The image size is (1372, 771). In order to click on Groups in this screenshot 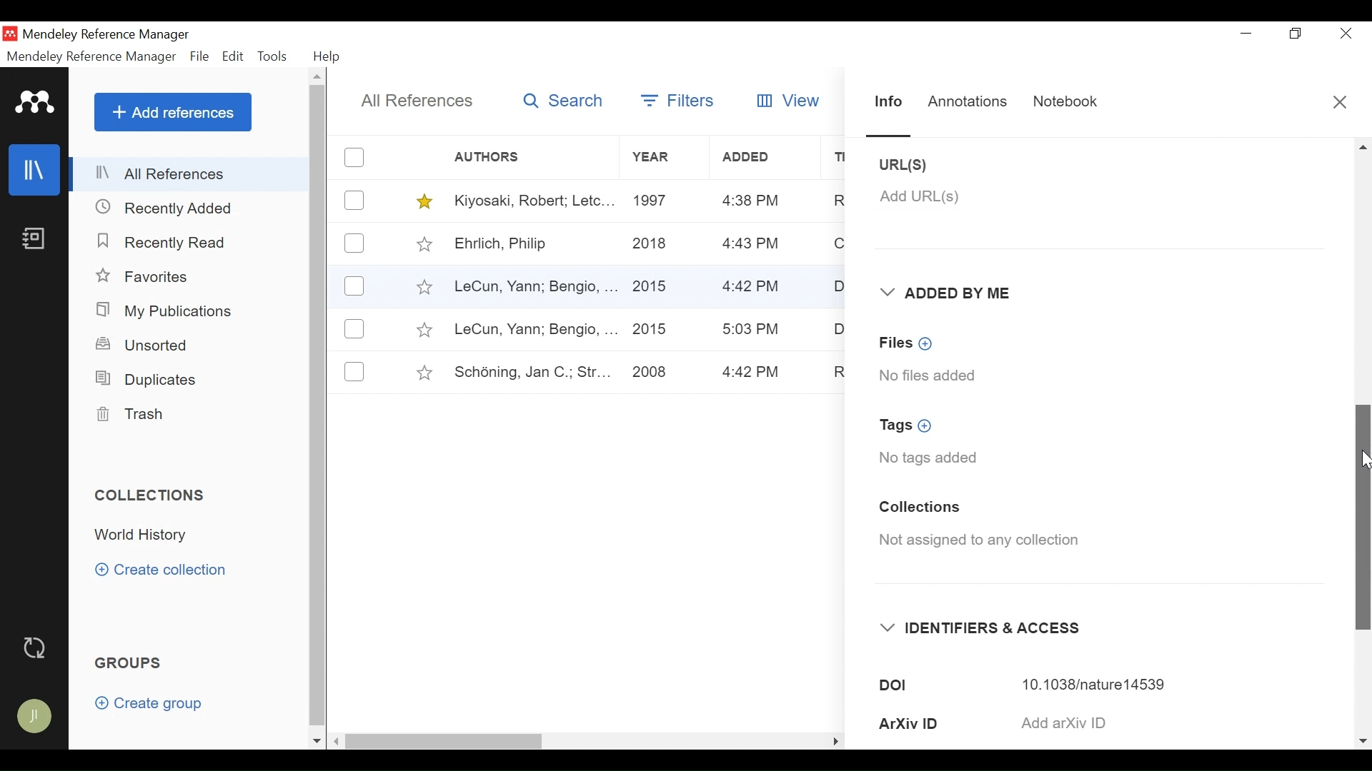, I will do `click(131, 664)`.